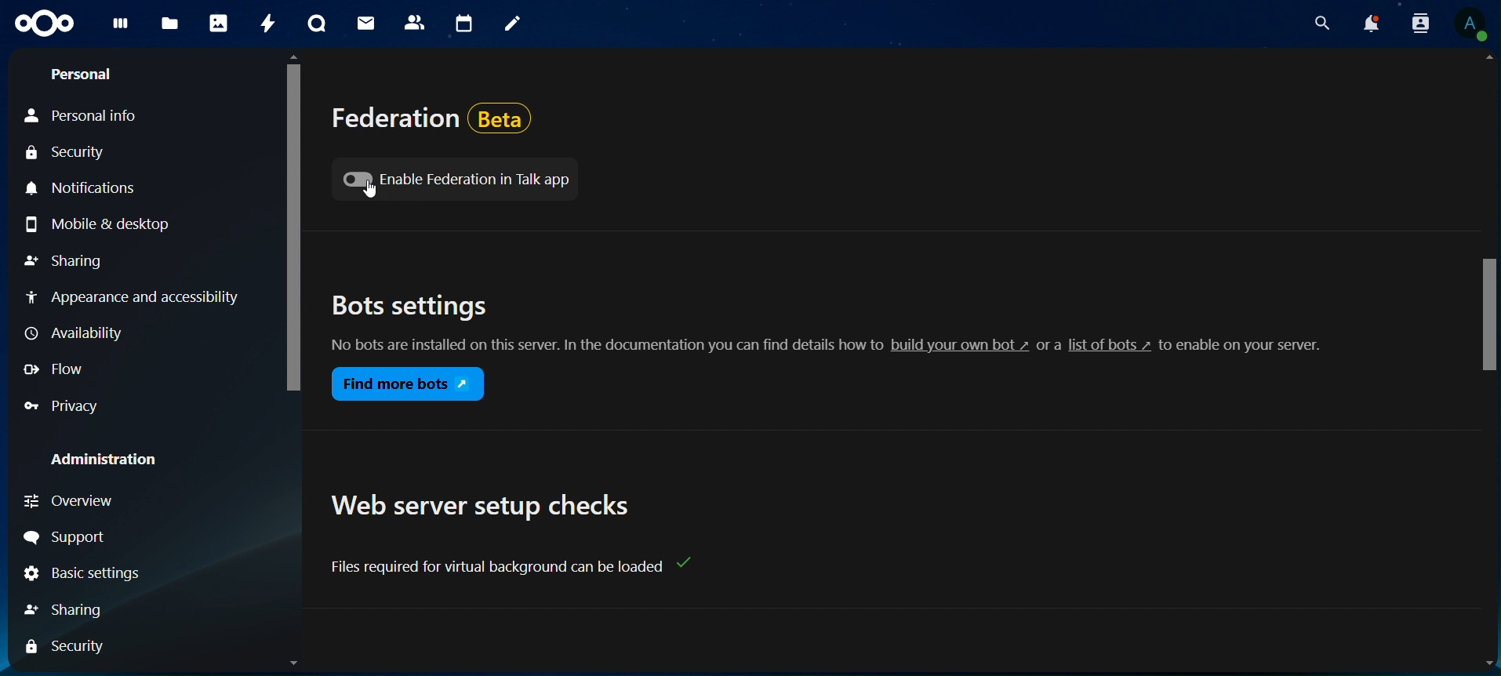 The image size is (1501, 676). Describe the element at coordinates (459, 180) in the screenshot. I see `enable federation in talk app` at that location.